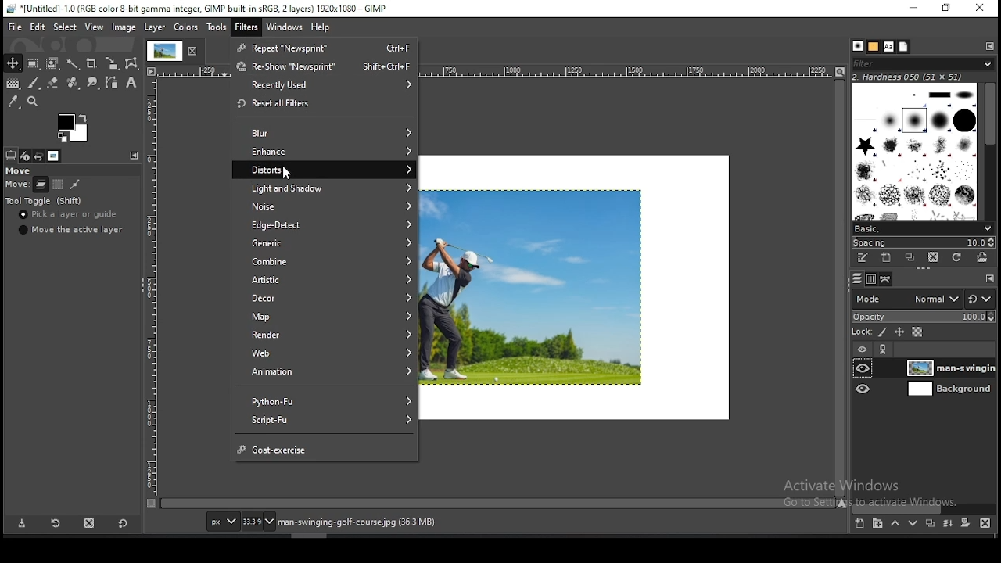  What do you see at coordinates (325, 169) in the screenshot?
I see `distorts` at bounding box center [325, 169].